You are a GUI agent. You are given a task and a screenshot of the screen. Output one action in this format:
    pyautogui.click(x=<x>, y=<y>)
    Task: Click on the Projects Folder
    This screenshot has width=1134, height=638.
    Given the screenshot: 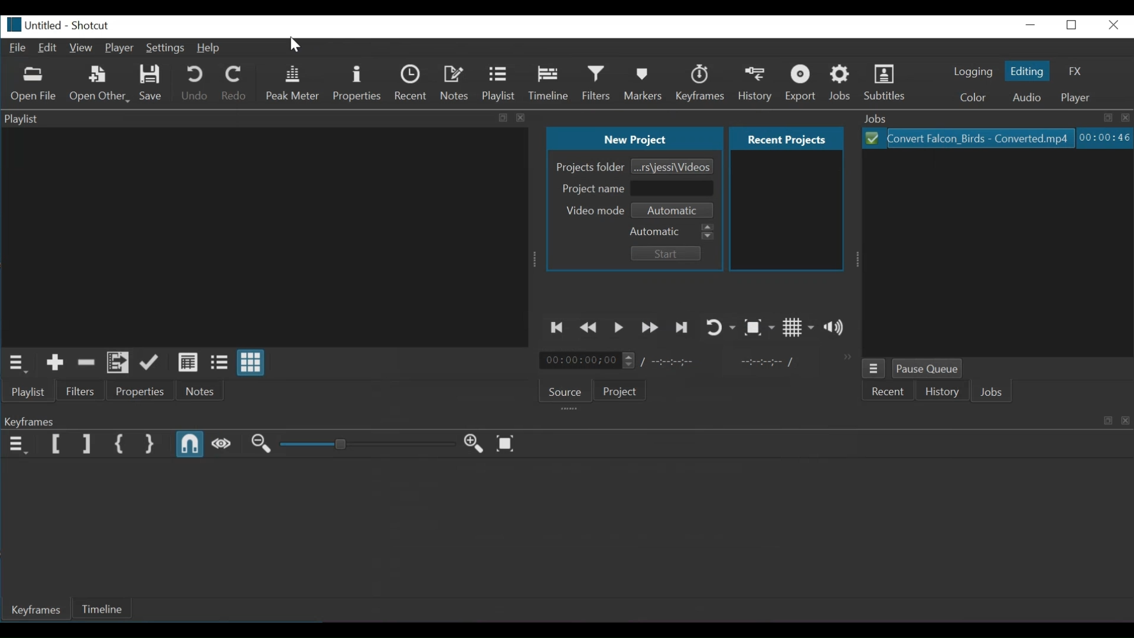 What is the action you would take?
    pyautogui.click(x=591, y=167)
    